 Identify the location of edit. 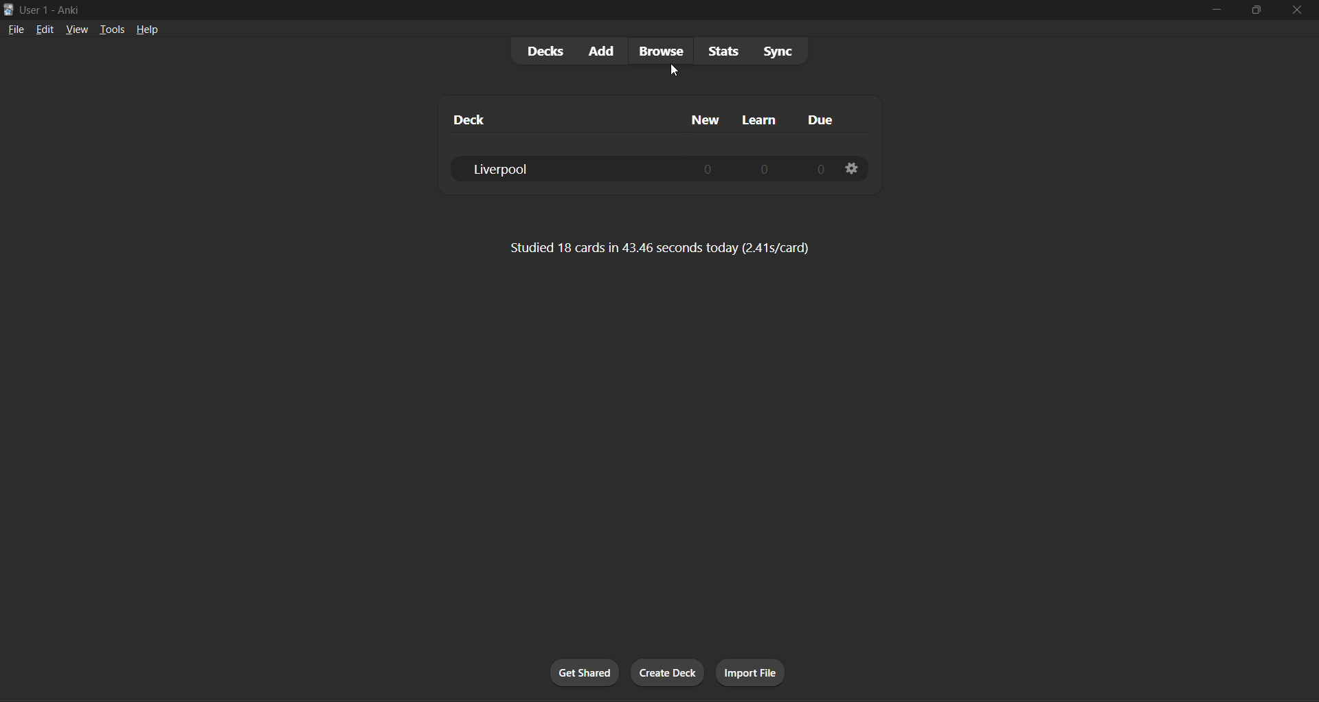
(45, 30).